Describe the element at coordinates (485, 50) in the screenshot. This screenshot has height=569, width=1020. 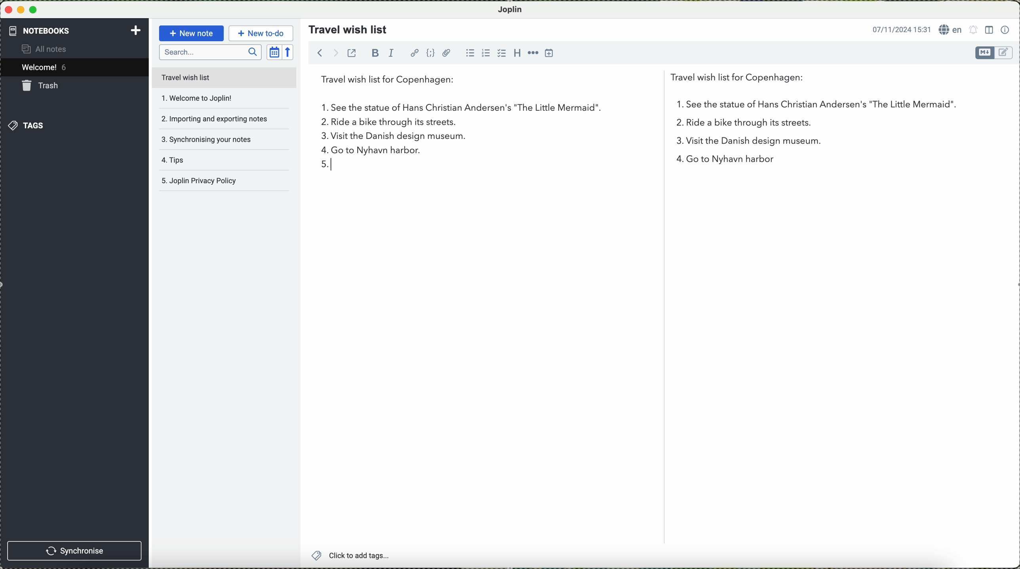
I see `numbered list` at that location.